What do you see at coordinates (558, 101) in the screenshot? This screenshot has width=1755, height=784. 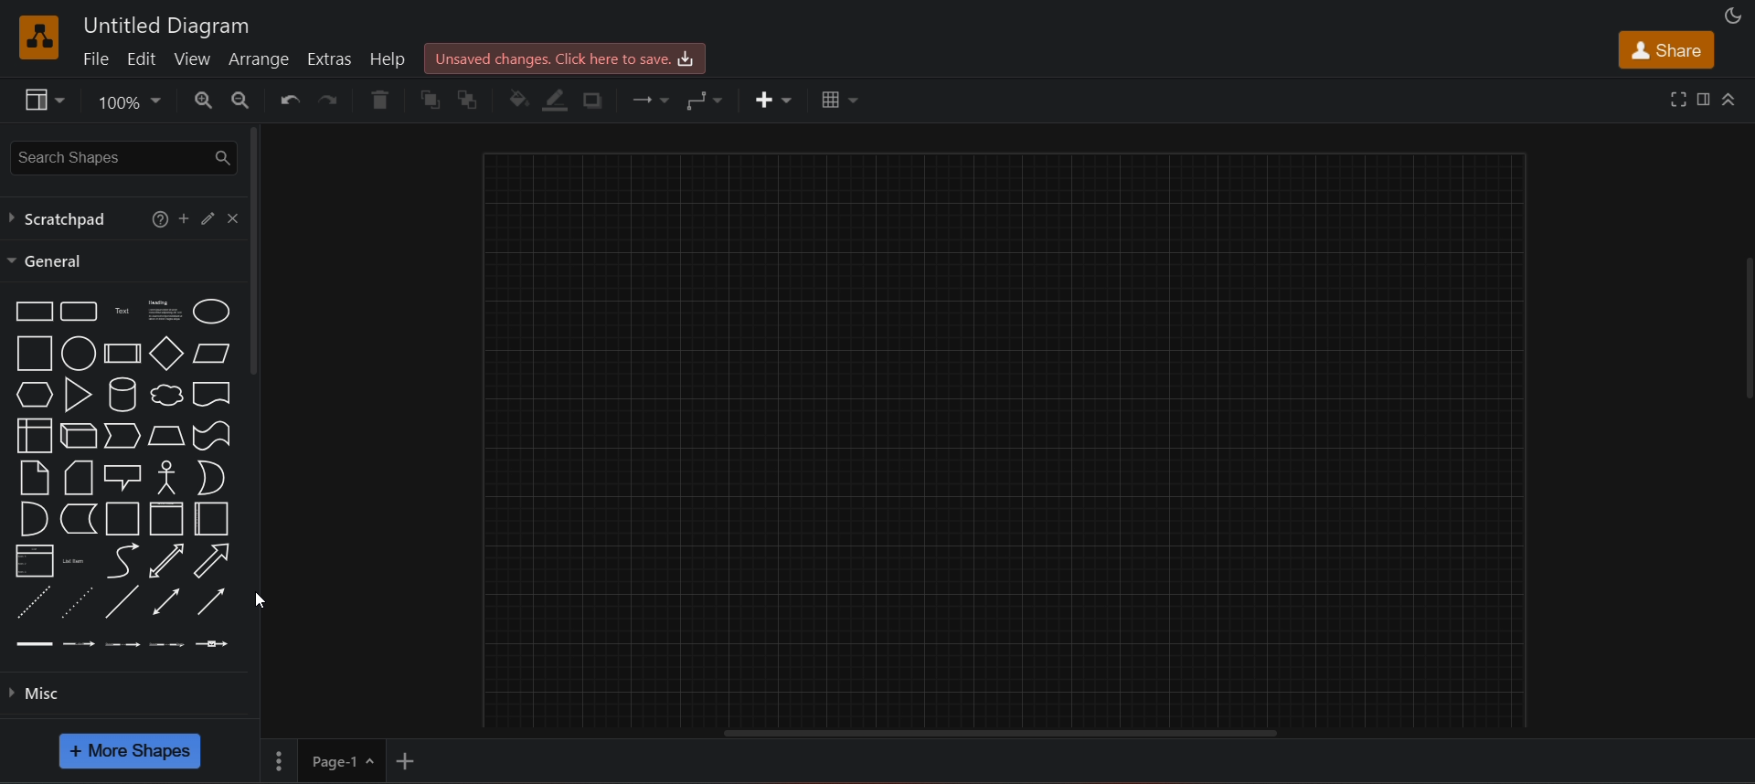 I see `linecolor` at bounding box center [558, 101].